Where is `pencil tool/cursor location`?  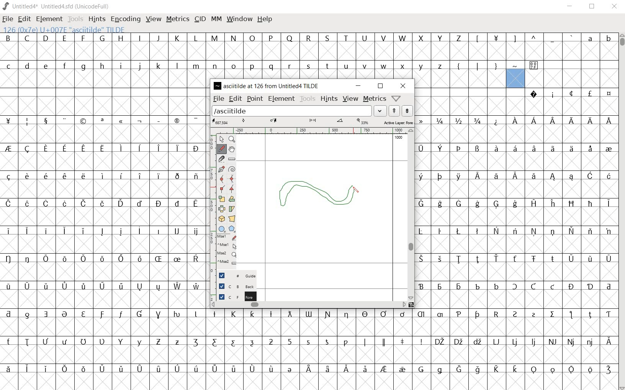
pencil tool/cursor location is located at coordinates (356, 192).